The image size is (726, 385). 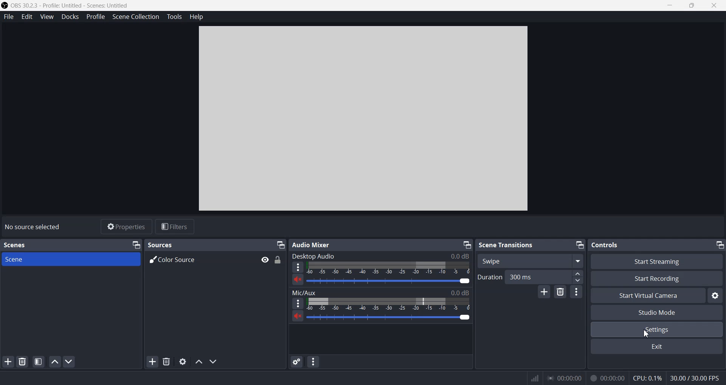 I want to click on More, so click(x=298, y=267).